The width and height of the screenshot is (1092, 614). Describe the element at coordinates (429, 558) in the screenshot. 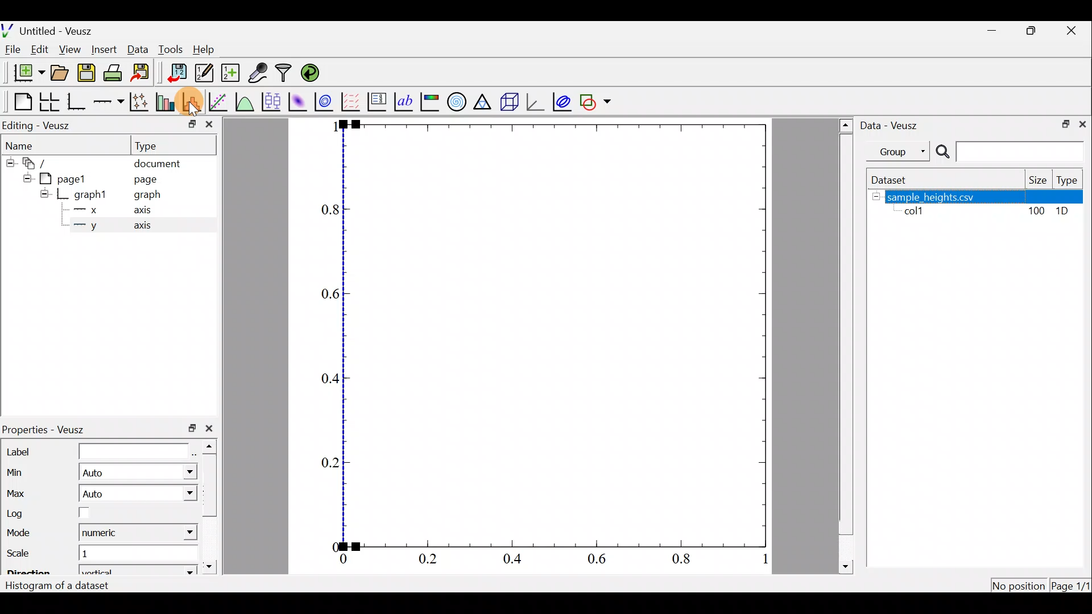

I see `0.2` at that location.